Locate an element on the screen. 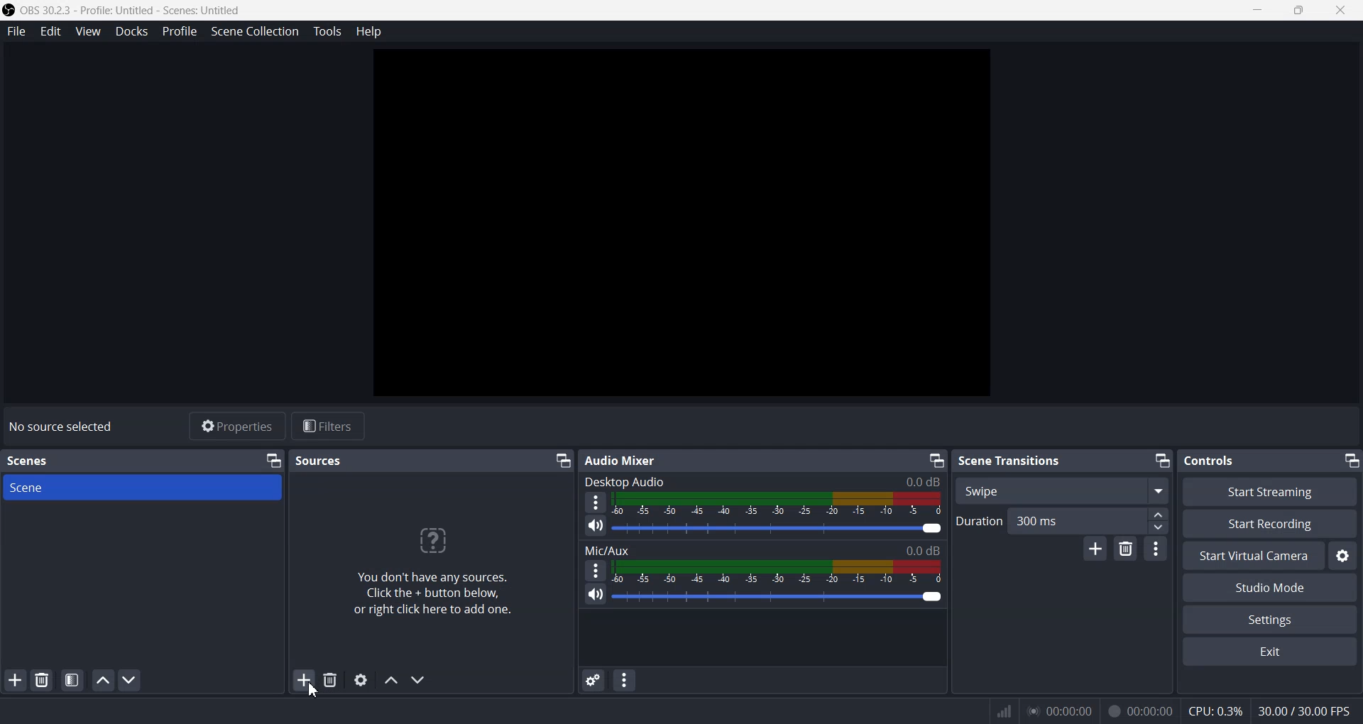 The height and width of the screenshot is (724, 1363). Volume Indicator is located at coordinates (779, 503).